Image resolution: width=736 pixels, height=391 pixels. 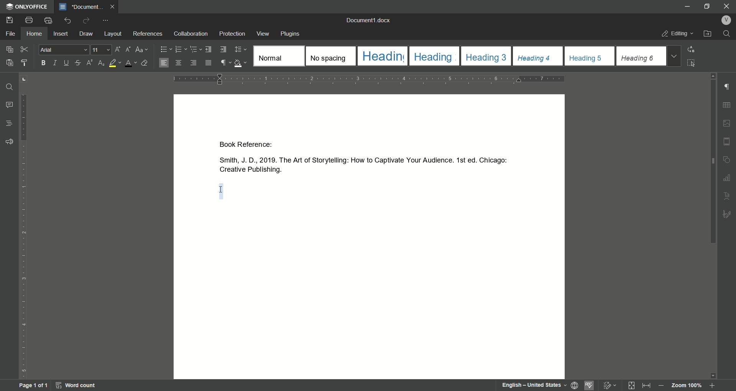 What do you see at coordinates (10, 62) in the screenshot?
I see `paste` at bounding box center [10, 62].